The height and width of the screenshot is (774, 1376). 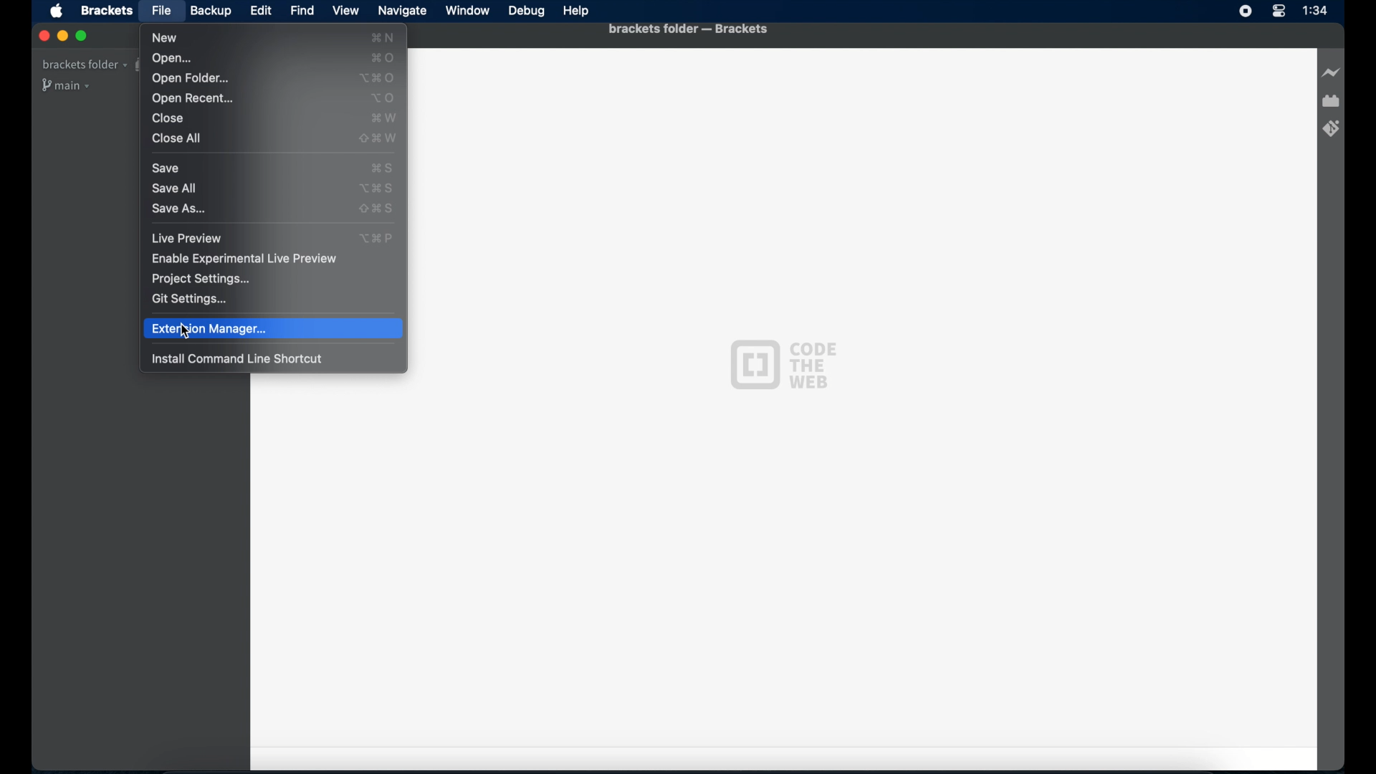 What do you see at coordinates (43, 36) in the screenshot?
I see `Close` at bounding box center [43, 36].